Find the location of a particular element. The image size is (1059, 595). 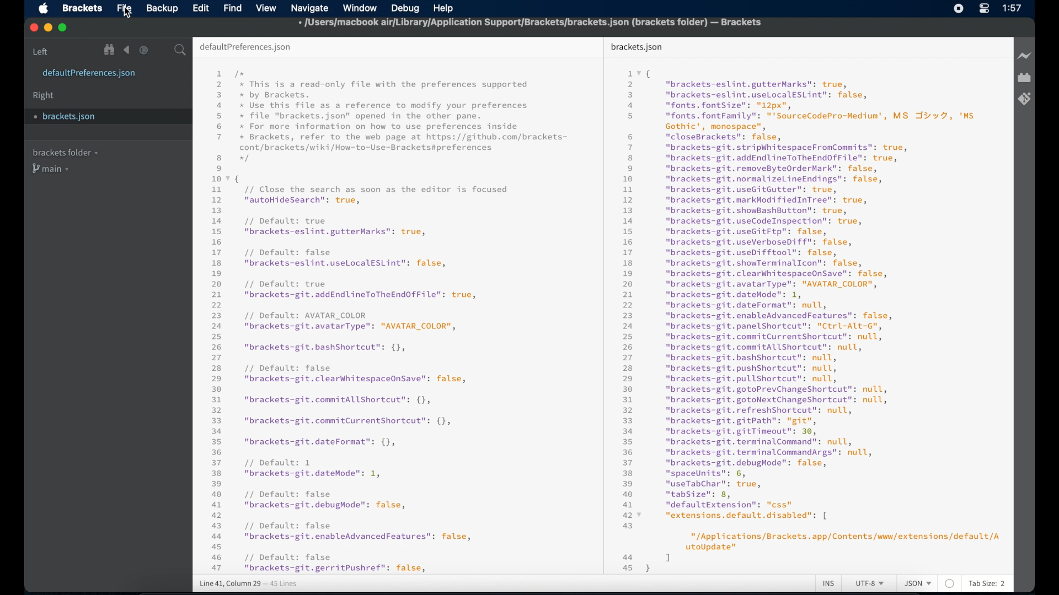

1 v { 2 "brackets-eslint.gutterMarks": true,3 "brackets-eslint.useLocalESLint": false,4 "fonts. fontSize": "12px",Li "fonts. fontFamily": "'SourceCodePro-Medium', MS JY v7, 'MSGothic', monospace”,6 "closeBrackets": false,7 "brackets-git.stripWhitespaceFromCommits": true,8 "brackets-git.addEndlineToTheEndOfFile": true,9 "brackets-git.removeByteOrderMark": false,10 "brackets-git.normalizeLineEndings": false,1 "brackets-git.useGitGutter": true,12 "brackets-git.markModifiedInTree": true,13 "brackets-git.showBashButton": true,14 "brackets-git.useCodeInspection": true,15 "brackets-git.useGitFtp": false,16 "brackets-git.useVerboseDiff": false,17 "brackets-git.useDifftool": false,18 "brackets-git.showTerminalIcon": false,19 "brackets-git.clearWhitespaceOnsave": false,20 "brackets-git.avatarType": "AVATAR_COLOR",21 "brackets-git.dateMode": 1,22 "brackets-git.dateFormat": null,23 "brackets-git.enableAdvancedFeatures": false,24 "brackets-git.panelShortcut": "Ctrl-Alt-G",25 "brackets-git.commitCurrentShortcut": null,26 "brackets-git.commitAllShortcut": null,27 "brackets-git.bashShortcut": null,28 "brackets-git.pushShortcut": null,29 "brackets-git.pullShortcut": null,30 "brackets-git.gotoPrevChangeShortcut": null,31 "brackets-git.gotoNextChangeShortcut": null,32 "brackets-git.refreshShortcut": null,33 "brackets-git.gitPath": "git",34 "brackets-git.gitTimeout": 30,35 "brackets-git.terminalCommand": null,36 "brackets-git.terminalCommandArgs": null,37 "brackets-git.debughode": false,38 "spaceUnits": 6,39 "useTabChar": true,40 "tabsize": 8,a "defaultExtension": "css"av “"extensions.default.disabled": [43"/Applications/Brackets.app/Contents/www/extensions/default/AutoUpdate"44 ]45 } is located at coordinates (811, 319).